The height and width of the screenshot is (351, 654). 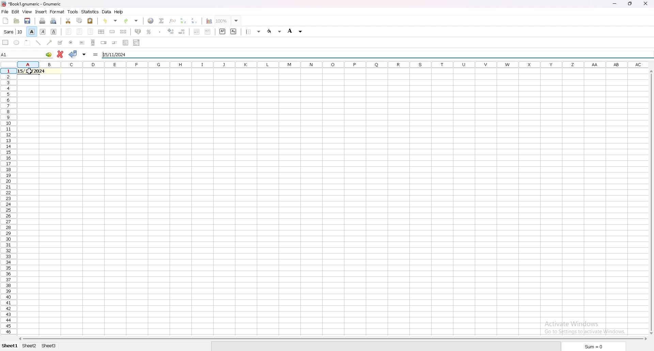 What do you see at coordinates (110, 21) in the screenshot?
I see `undo` at bounding box center [110, 21].